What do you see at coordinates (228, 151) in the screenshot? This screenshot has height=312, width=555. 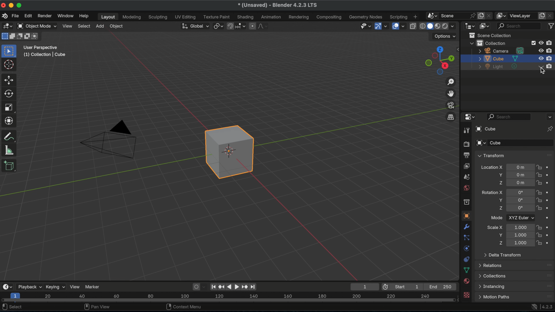 I see `default cube` at bounding box center [228, 151].